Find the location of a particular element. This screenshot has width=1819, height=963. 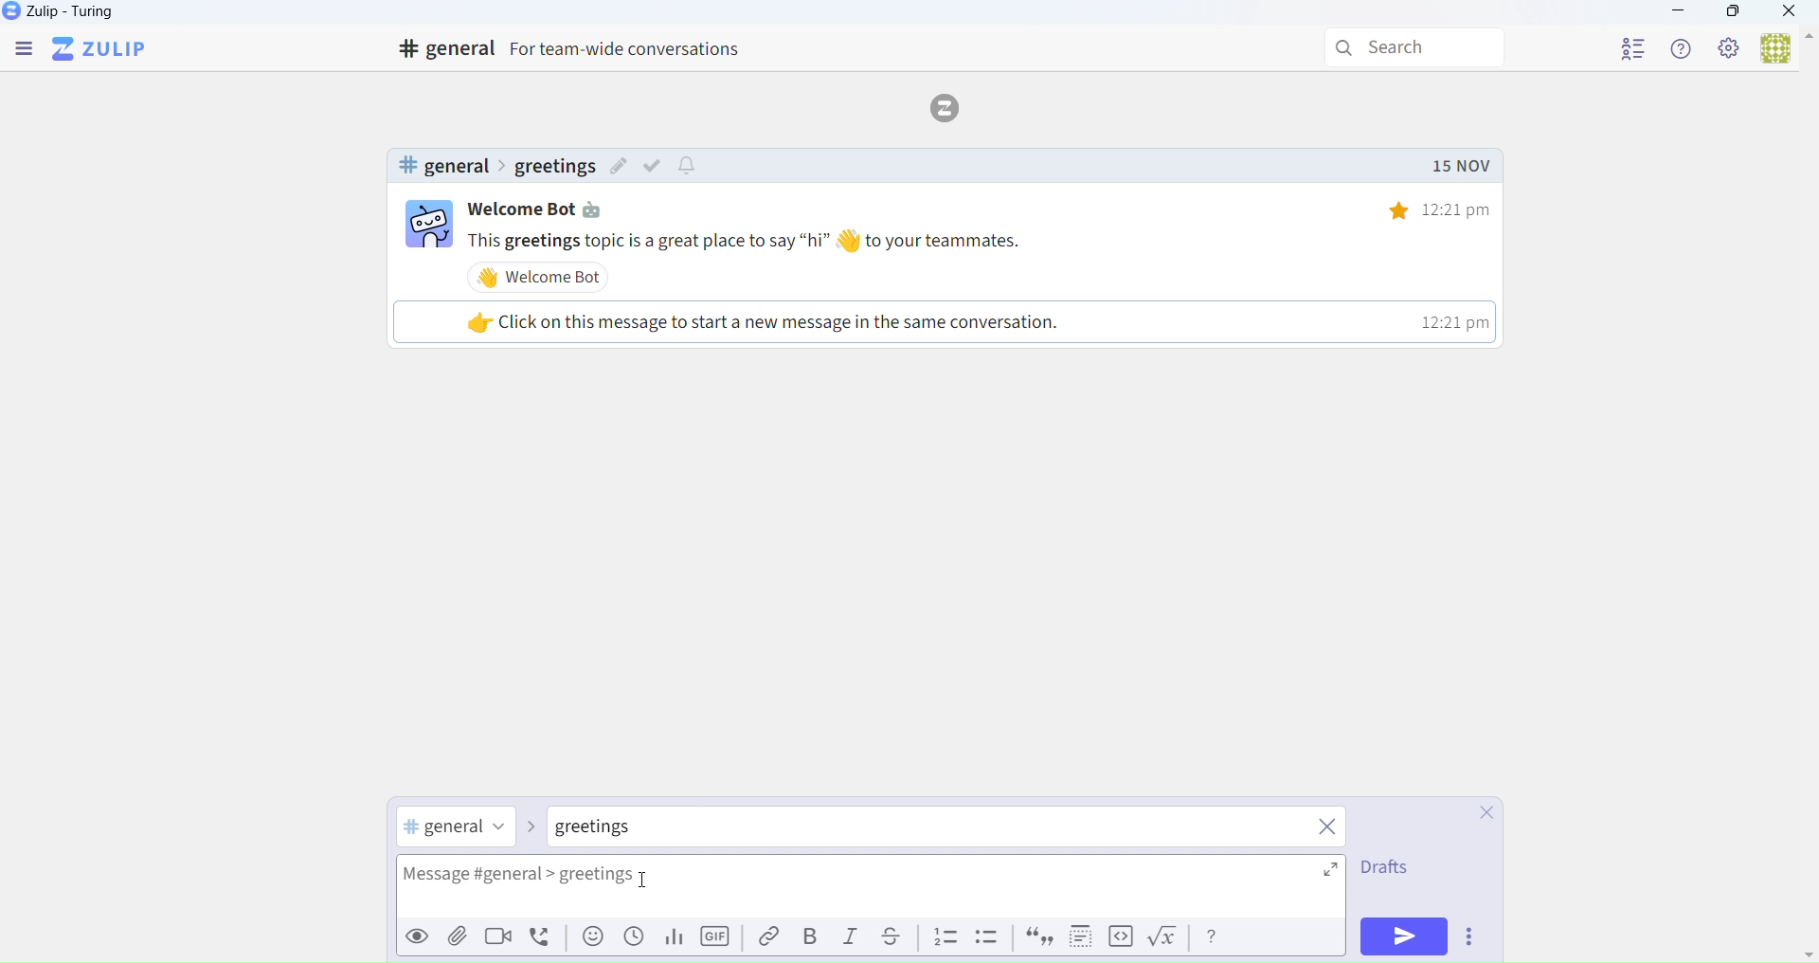

Stats is located at coordinates (672, 938).